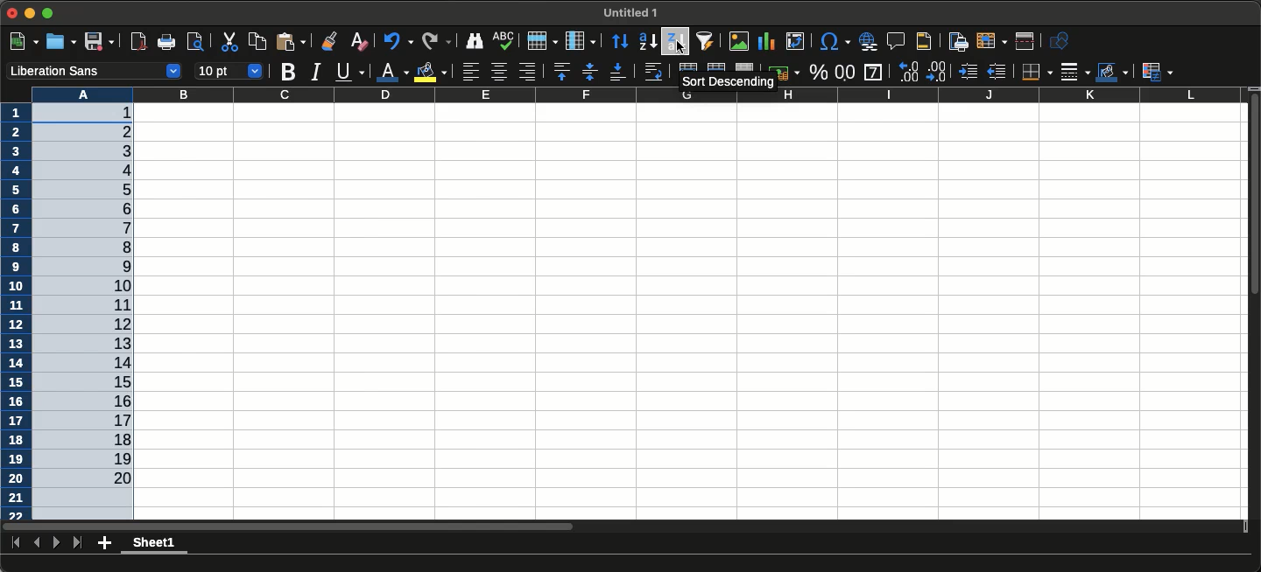 This screenshot has height=572, width=1261. I want to click on Undo, so click(398, 40).